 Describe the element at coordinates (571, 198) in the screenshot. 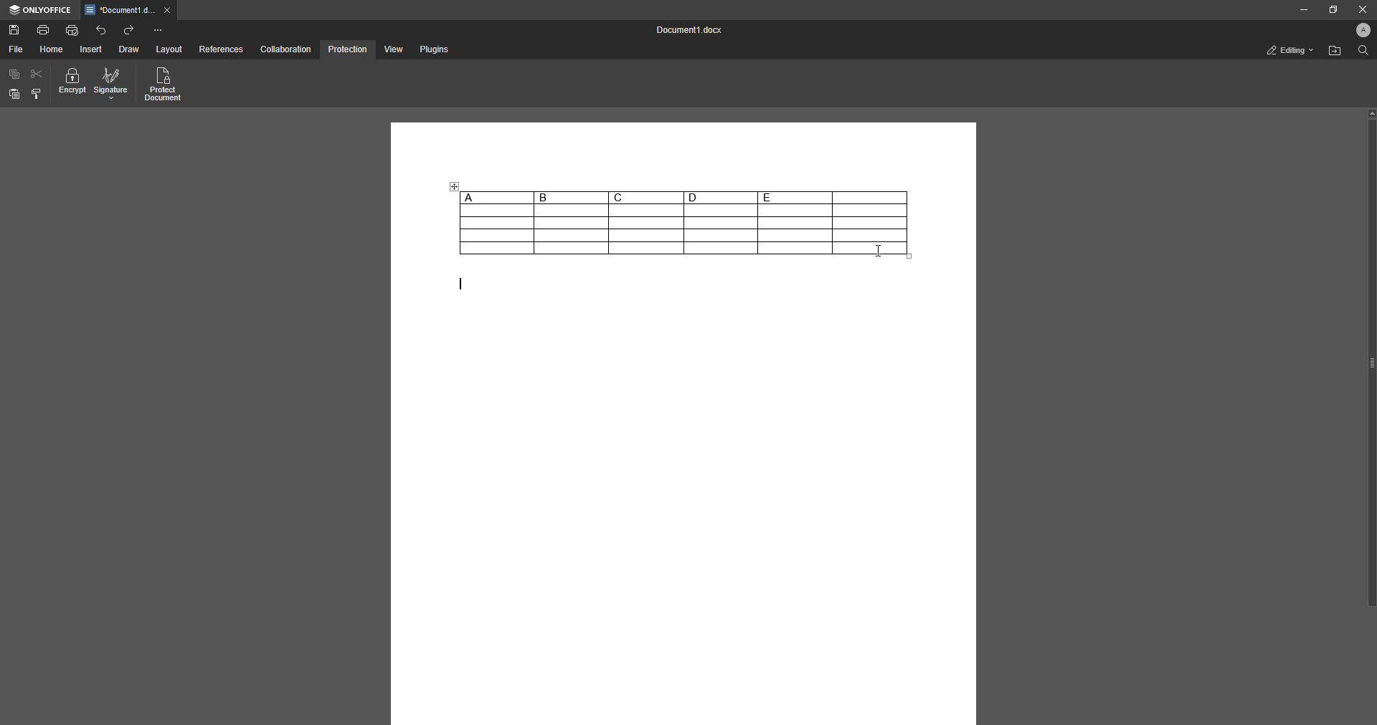

I see `B` at that location.